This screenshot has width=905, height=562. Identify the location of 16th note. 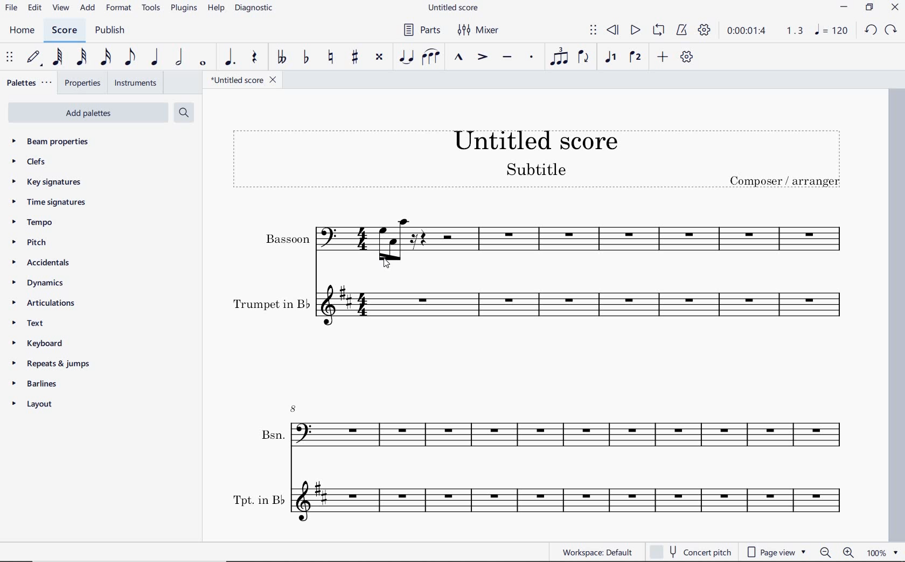
(106, 58).